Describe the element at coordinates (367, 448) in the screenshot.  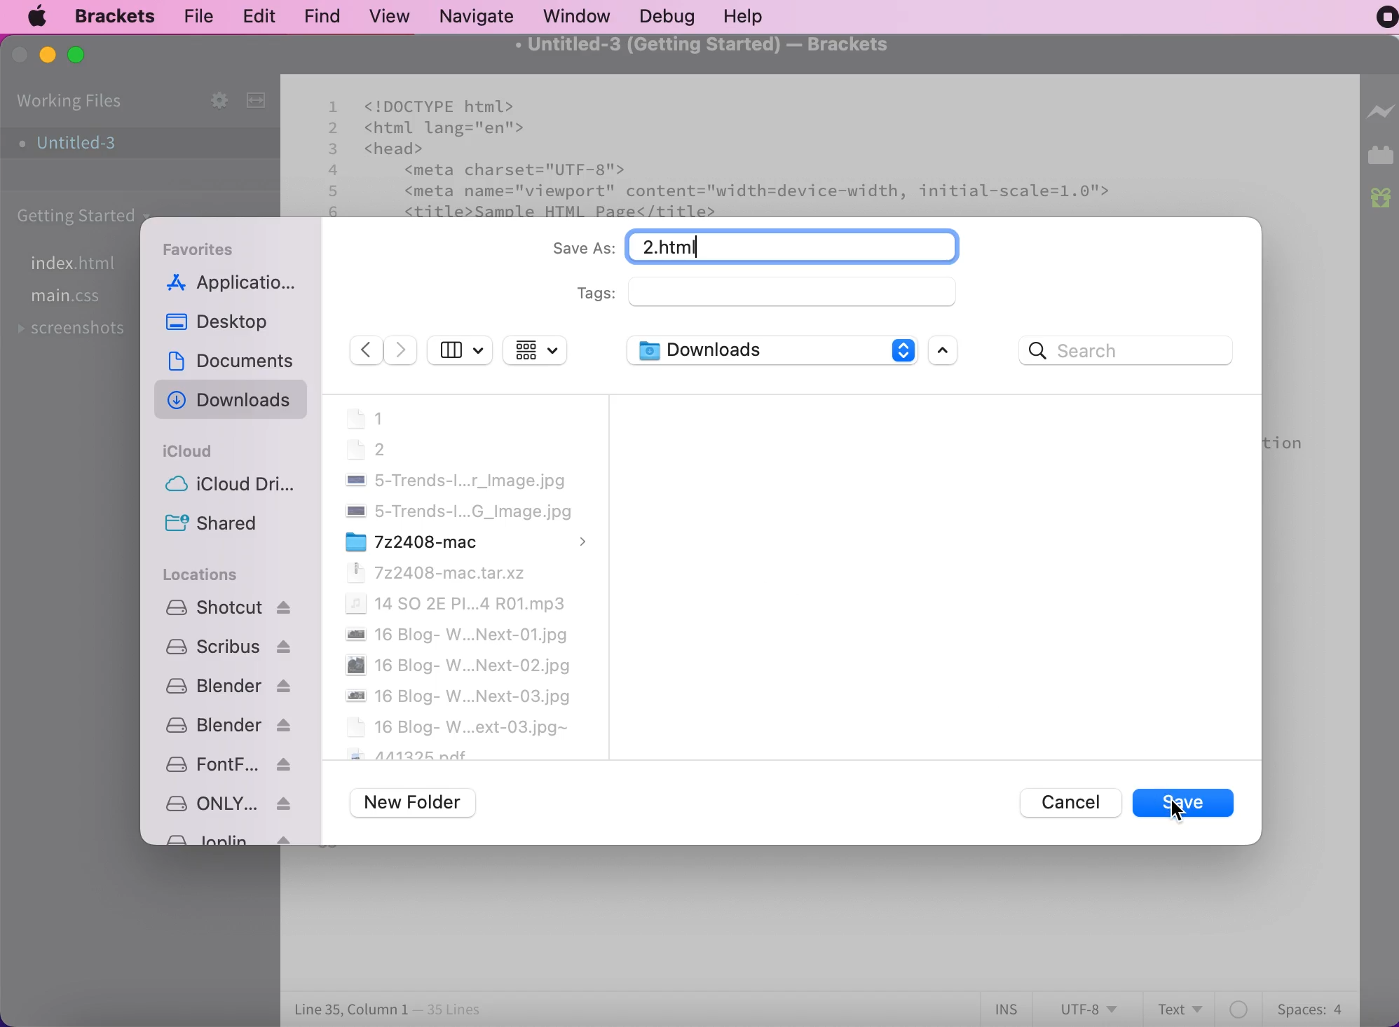
I see `2` at that location.